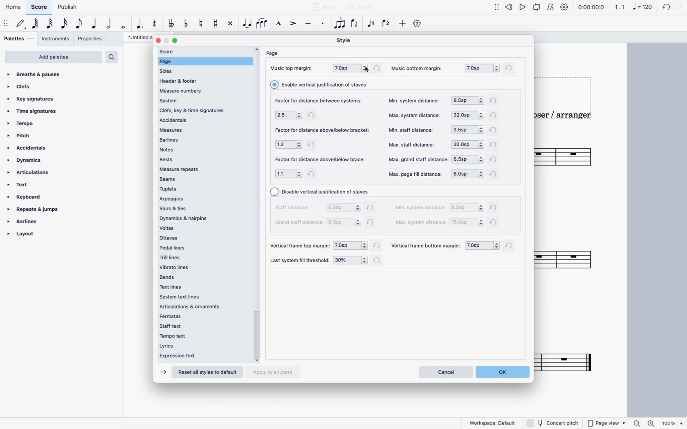 This screenshot has height=429, width=687. What do you see at coordinates (18, 39) in the screenshot?
I see `palettes` at bounding box center [18, 39].